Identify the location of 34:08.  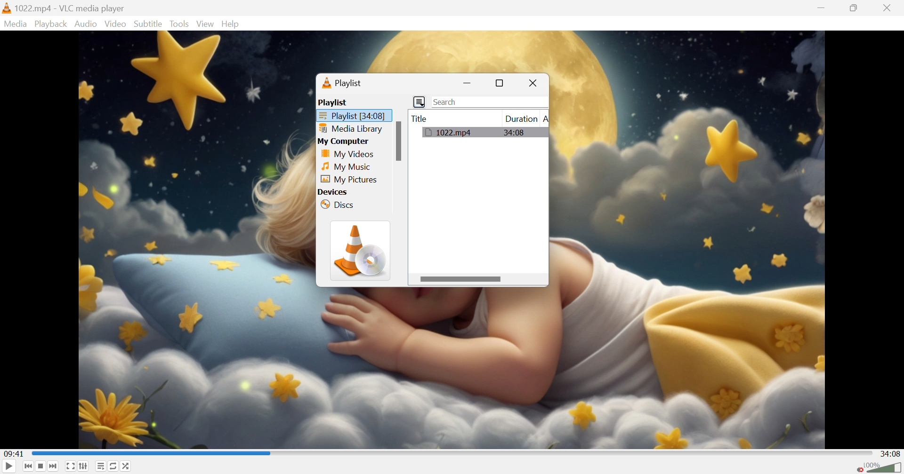
(891, 454).